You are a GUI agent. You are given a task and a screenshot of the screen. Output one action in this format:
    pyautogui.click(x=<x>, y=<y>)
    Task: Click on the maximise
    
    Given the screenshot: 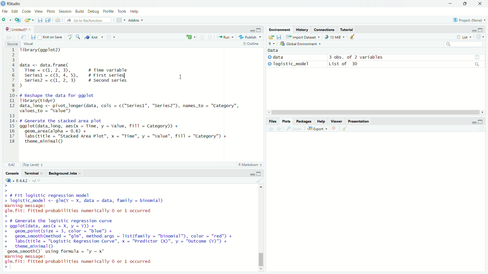 What is the action you would take?
    pyautogui.click(x=467, y=4)
    